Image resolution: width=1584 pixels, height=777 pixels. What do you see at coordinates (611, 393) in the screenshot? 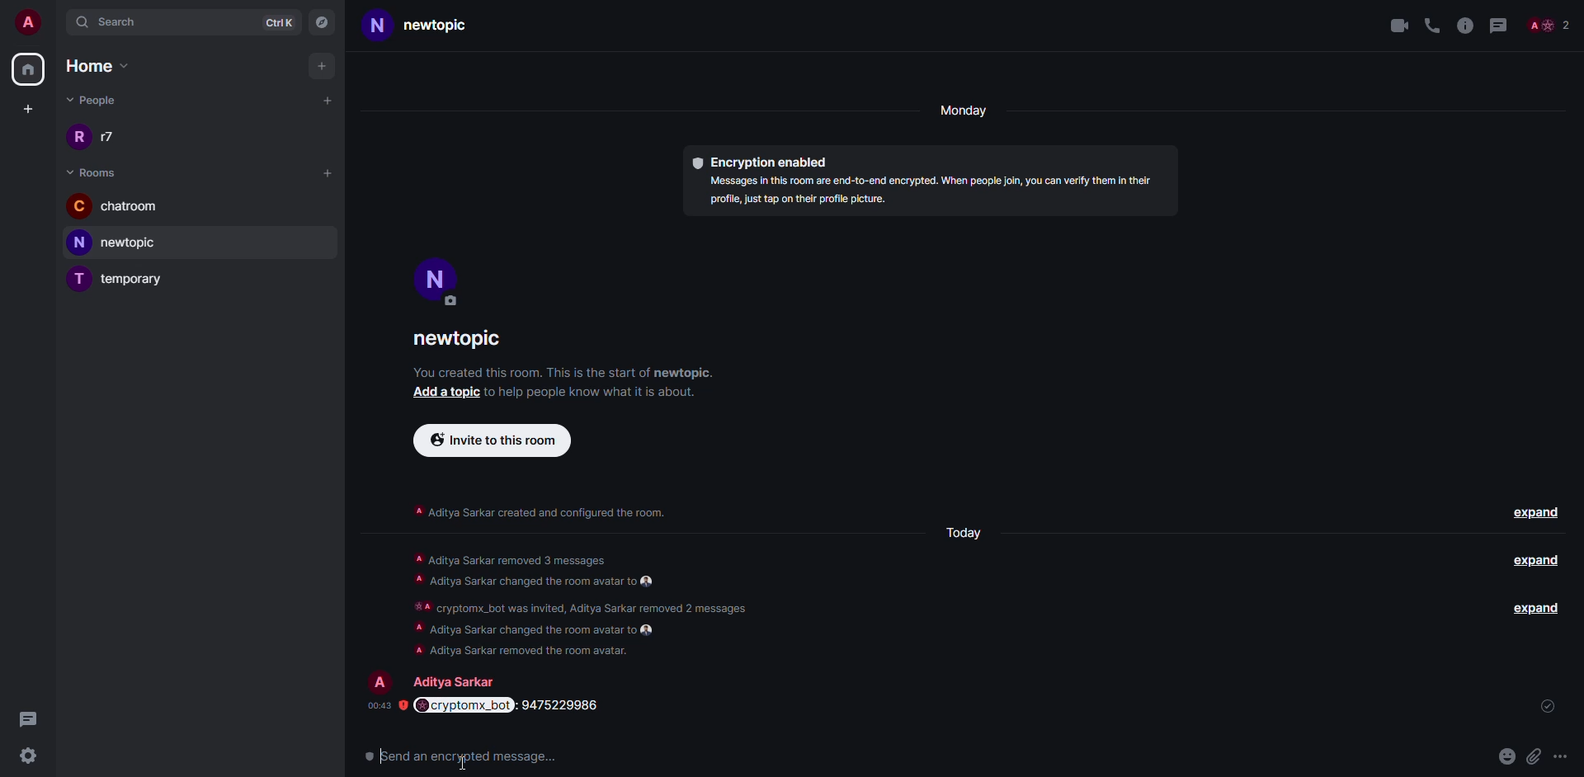
I see `s to help people know what it is about.` at bounding box center [611, 393].